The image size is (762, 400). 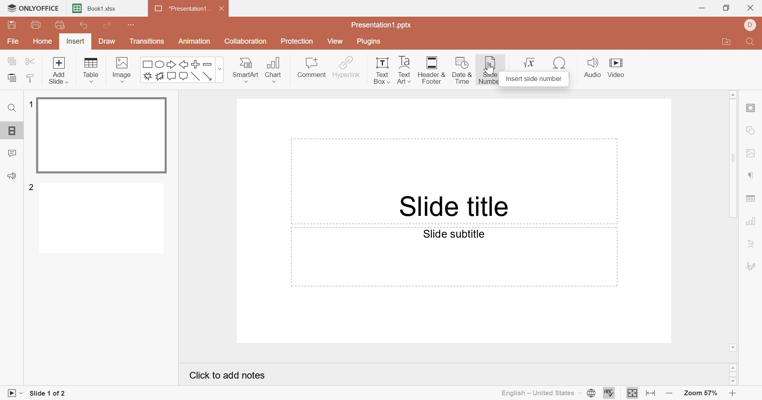 I want to click on Customize Quick AcessToolbar, so click(x=132, y=24).